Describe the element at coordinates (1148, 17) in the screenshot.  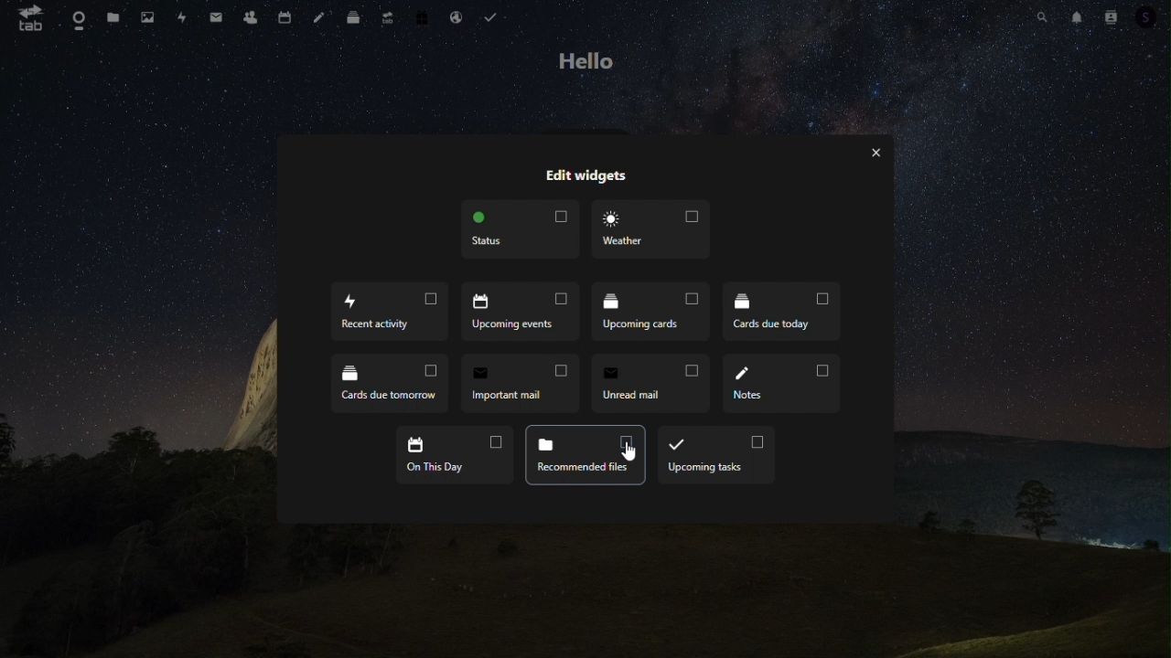
I see `Account icon` at that location.